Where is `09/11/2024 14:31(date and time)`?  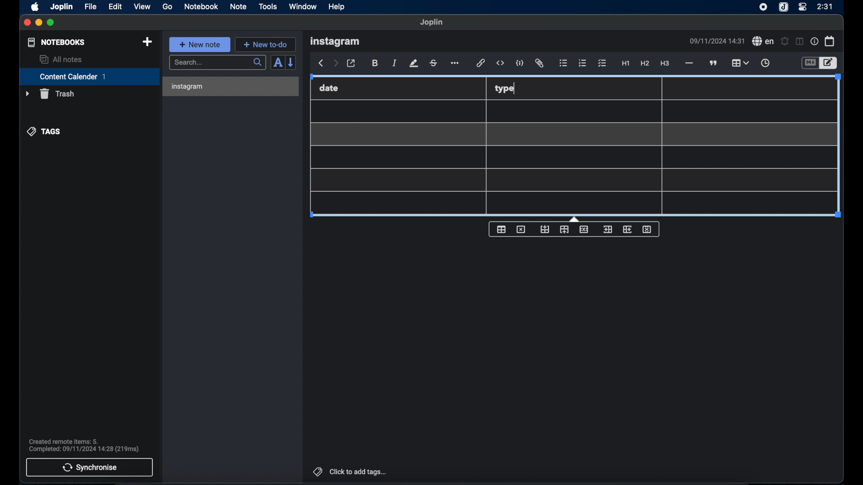
09/11/2024 14:31(date and time) is located at coordinates (717, 41).